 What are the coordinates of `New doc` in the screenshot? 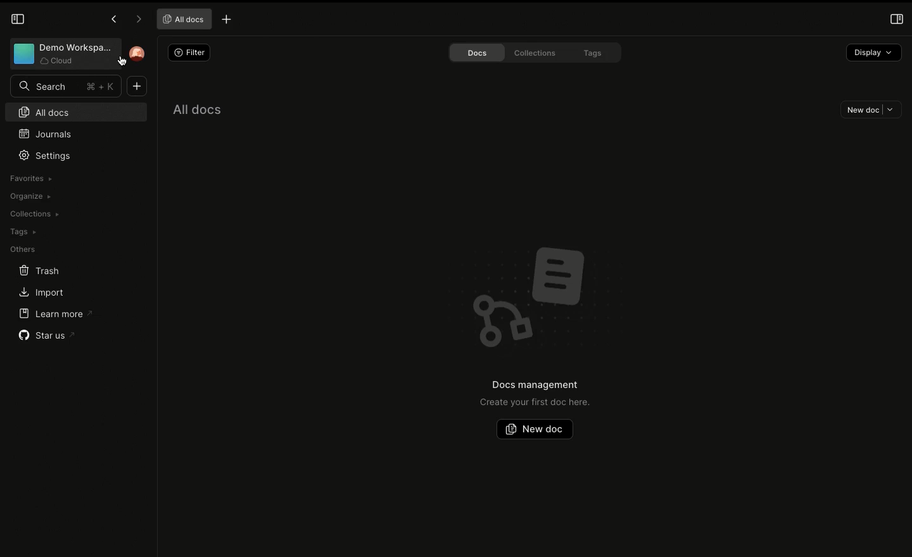 It's located at (534, 429).